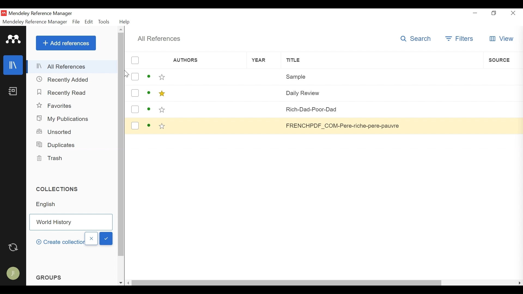  Describe the element at coordinates (264, 60) in the screenshot. I see `Year` at that location.